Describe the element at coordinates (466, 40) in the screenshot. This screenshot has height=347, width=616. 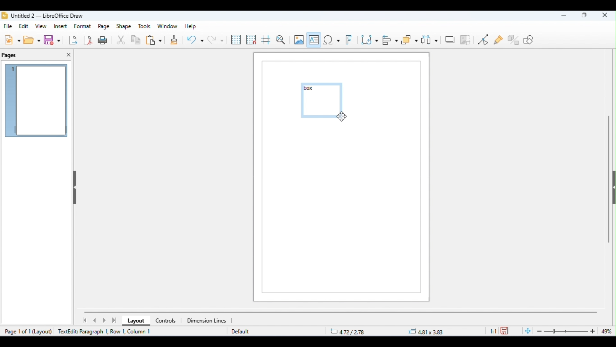
I see `crop` at that location.